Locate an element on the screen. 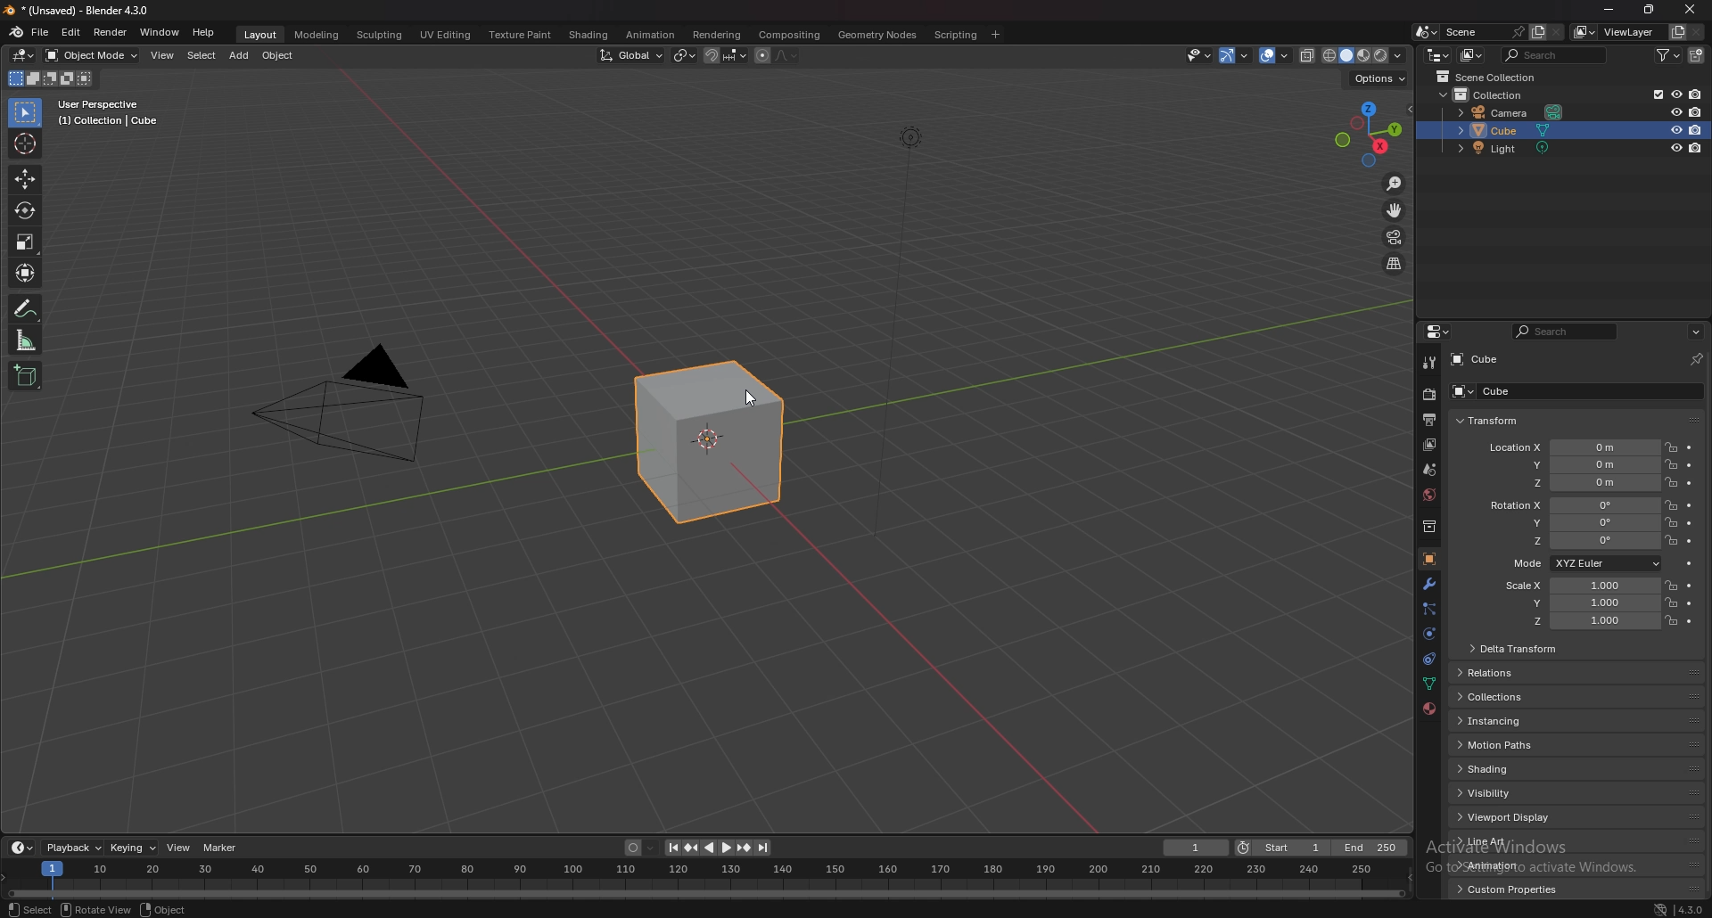 This screenshot has height=918, width=1712. delta transform is located at coordinates (1515, 649).